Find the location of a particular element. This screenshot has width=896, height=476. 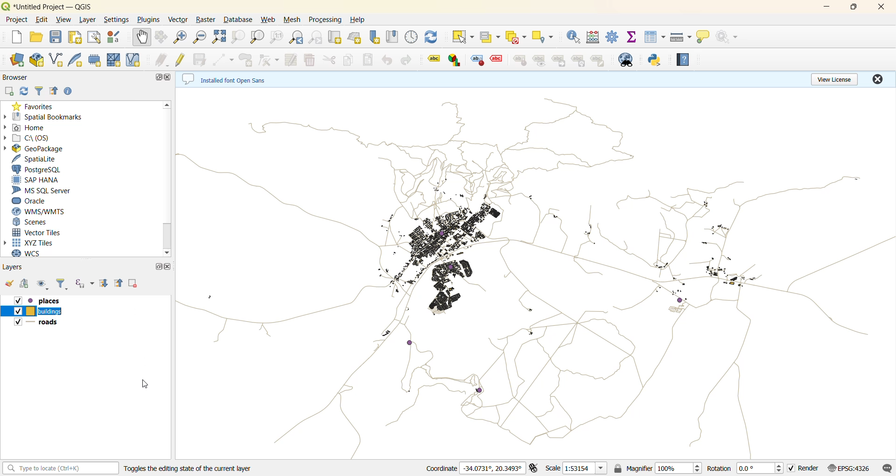

add polygon is located at coordinates (246, 59).